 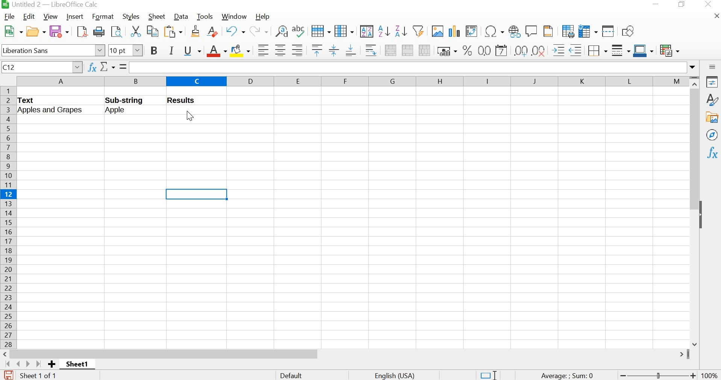 What do you see at coordinates (130, 16) in the screenshot?
I see `styles` at bounding box center [130, 16].